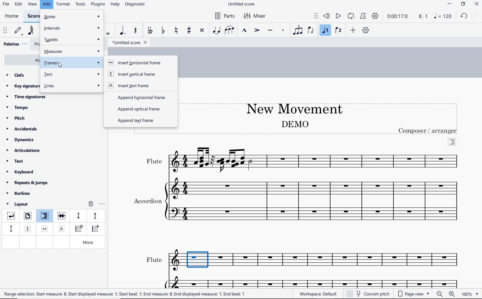  What do you see at coordinates (242, 4) in the screenshot?
I see `file name` at bounding box center [242, 4].